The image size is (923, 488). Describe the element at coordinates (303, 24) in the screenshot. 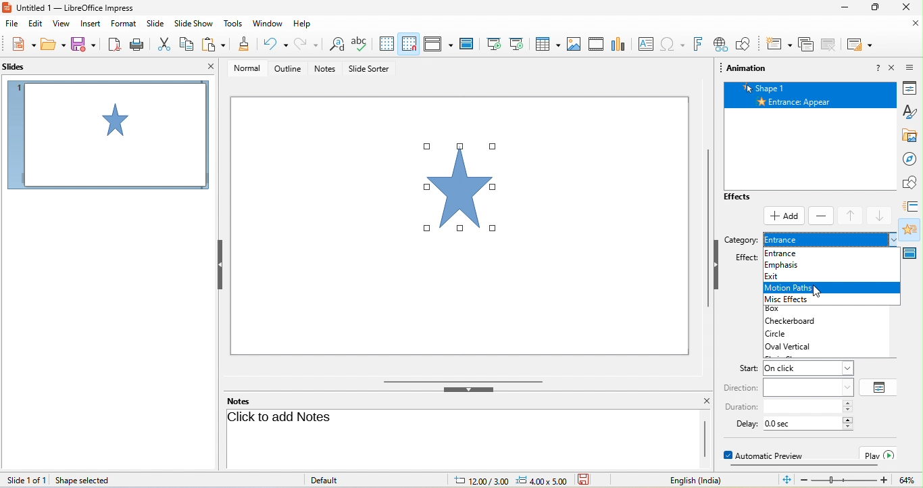

I see `help` at that location.